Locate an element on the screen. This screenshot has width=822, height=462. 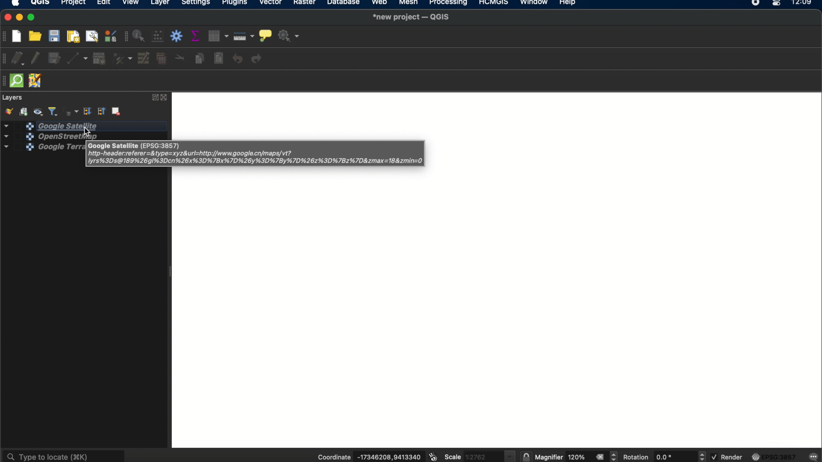
redo is located at coordinates (259, 59).